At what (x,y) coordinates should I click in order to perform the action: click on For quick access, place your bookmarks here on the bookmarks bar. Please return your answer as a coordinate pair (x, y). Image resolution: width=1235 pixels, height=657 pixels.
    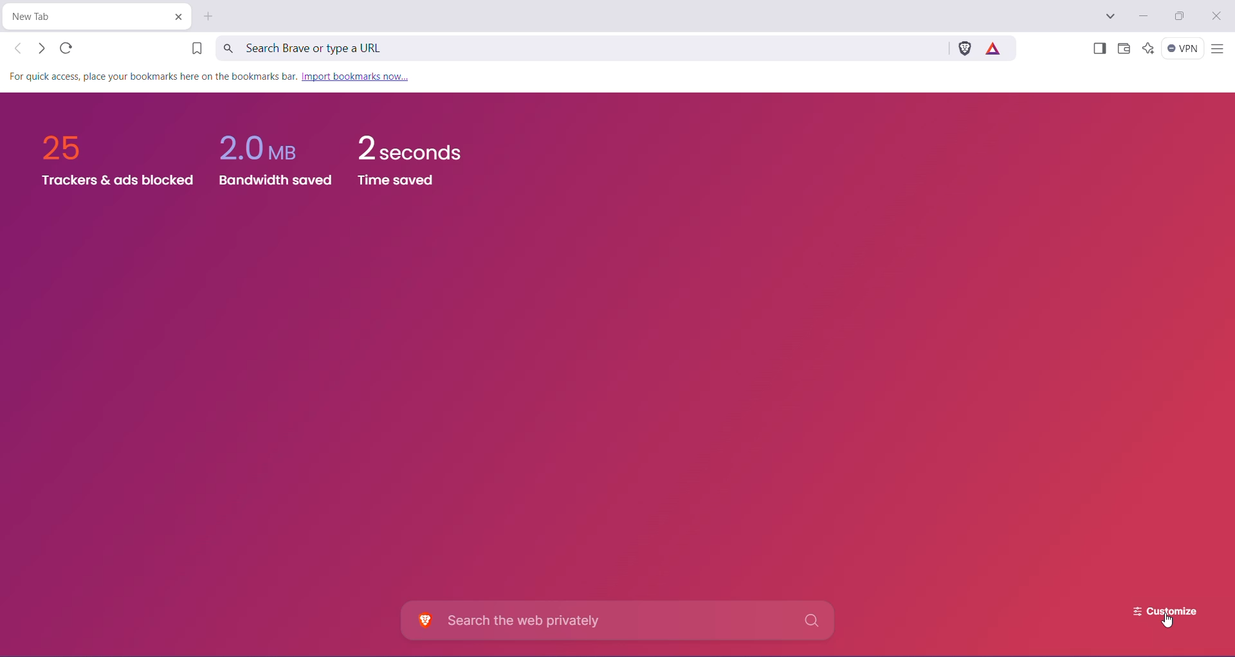
    Looking at the image, I should click on (150, 76).